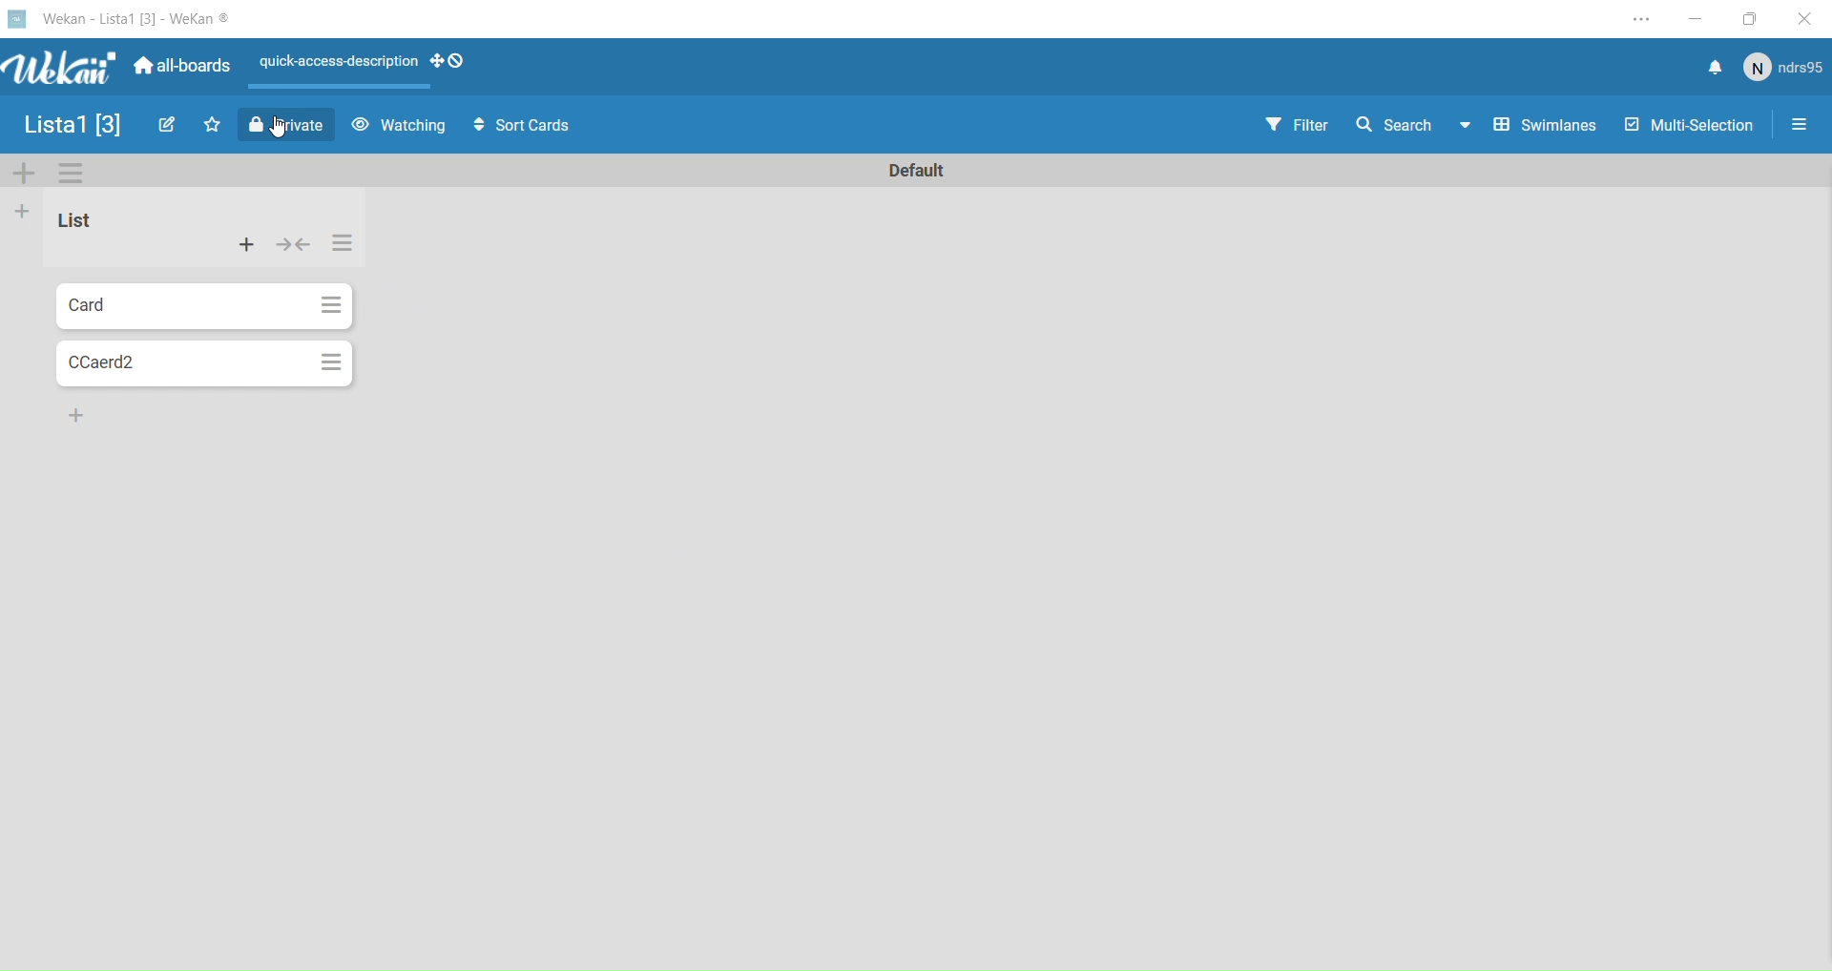 The width and height of the screenshot is (1832, 971). What do you see at coordinates (73, 414) in the screenshot?
I see `Add` at bounding box center [73, 414].